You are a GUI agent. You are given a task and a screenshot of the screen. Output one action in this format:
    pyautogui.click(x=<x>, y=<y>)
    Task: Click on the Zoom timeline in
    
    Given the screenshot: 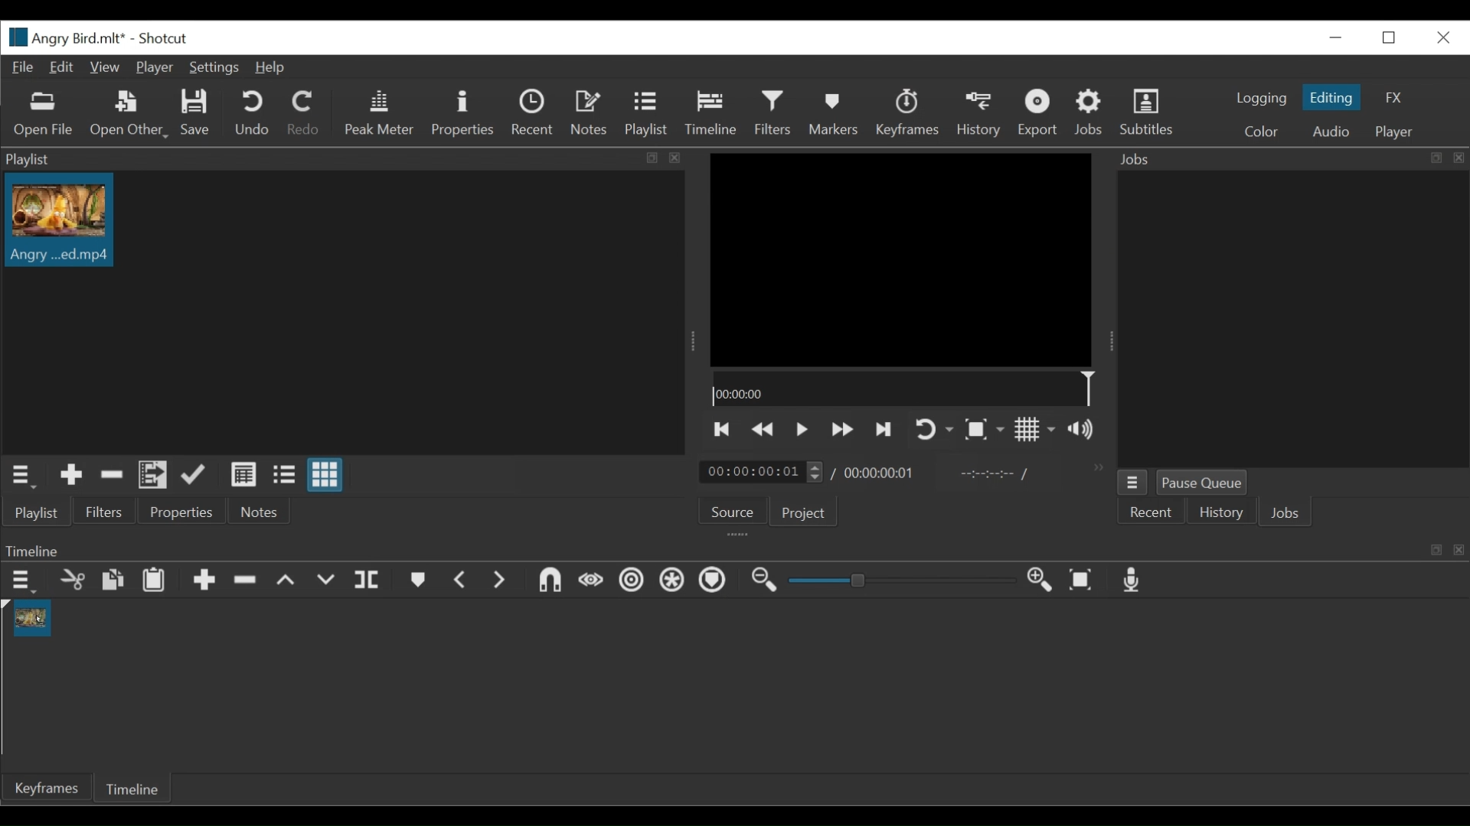 What is the action you would take?
    pyautogui.click(x=1040, y=580)
    